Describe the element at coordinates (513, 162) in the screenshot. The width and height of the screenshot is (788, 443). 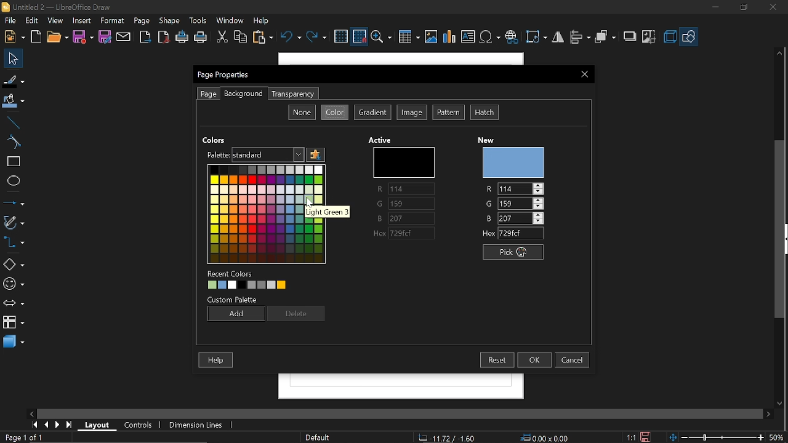
I see `New` at that location.